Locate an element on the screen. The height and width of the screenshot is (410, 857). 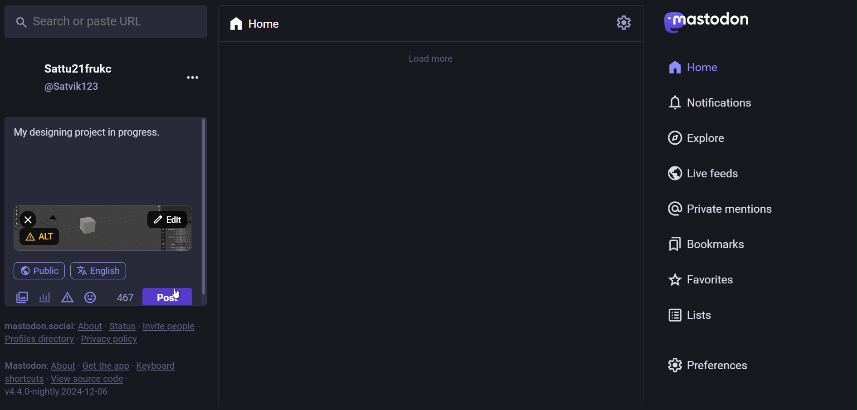
shortcuts is located at coordinates (22, 379).